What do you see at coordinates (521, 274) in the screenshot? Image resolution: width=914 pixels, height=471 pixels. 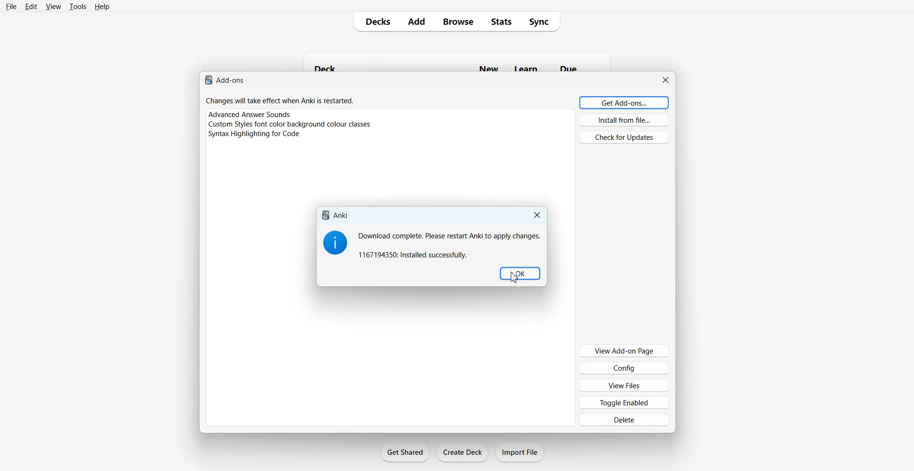 I see `OK` at bounding box center [521, 274].